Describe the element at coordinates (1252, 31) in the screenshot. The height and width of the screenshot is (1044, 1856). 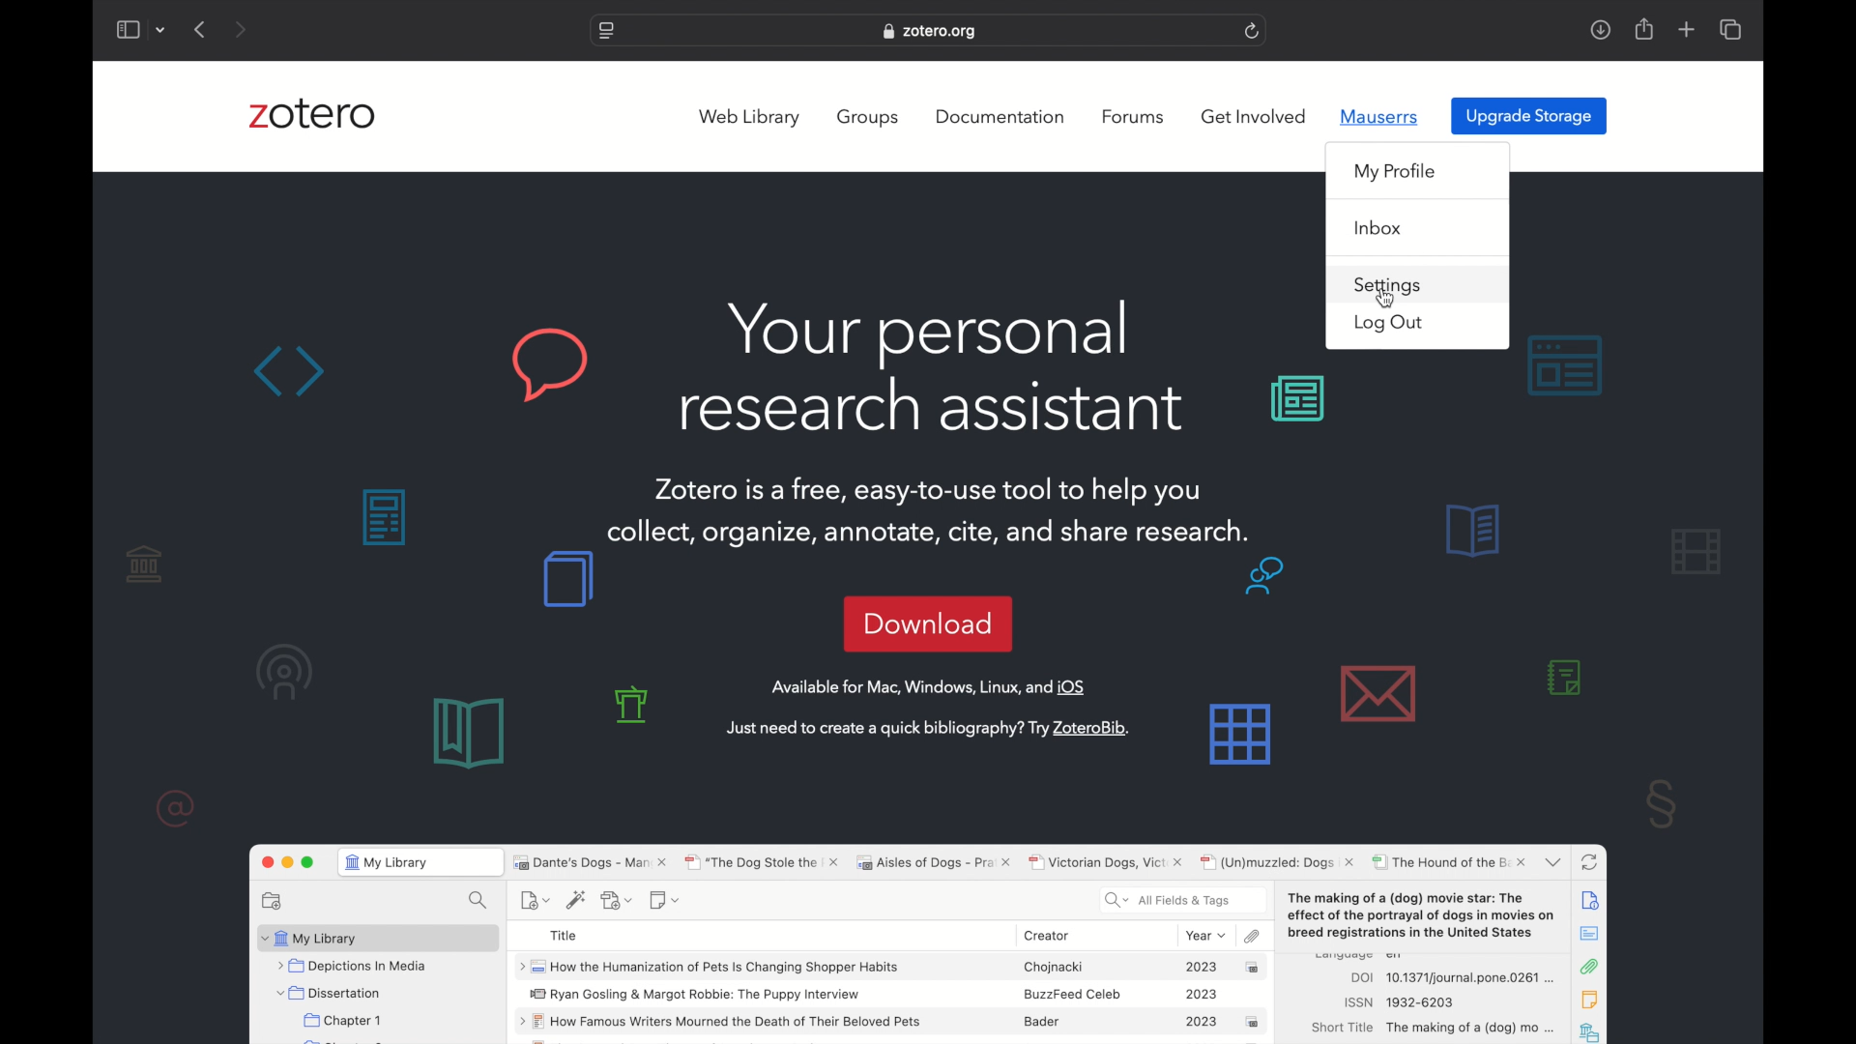
I see `refresh` at that location.